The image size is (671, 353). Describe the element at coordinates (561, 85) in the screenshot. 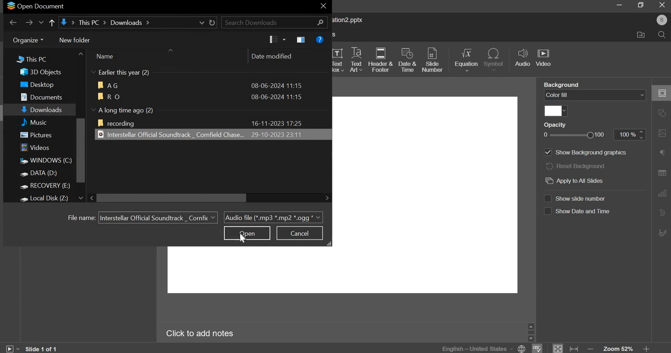

I see `background` at that location.